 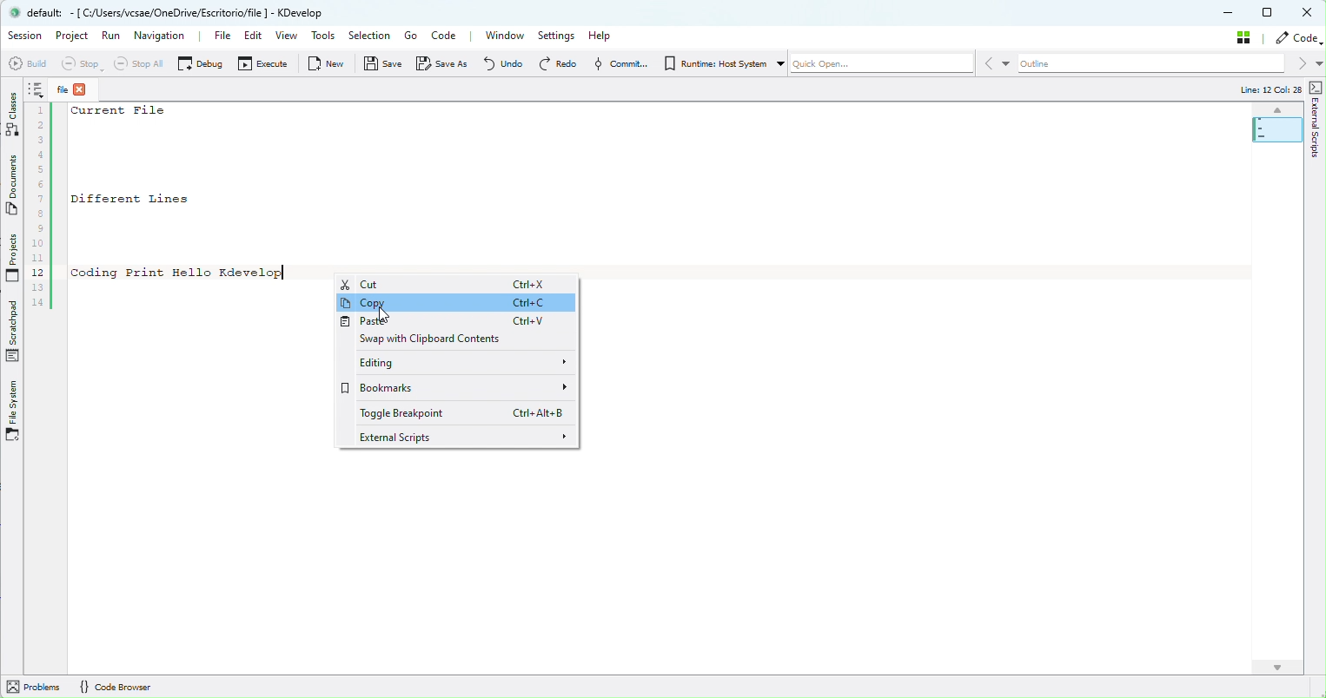 I want to click on Execute, so click(x=264, y=63).